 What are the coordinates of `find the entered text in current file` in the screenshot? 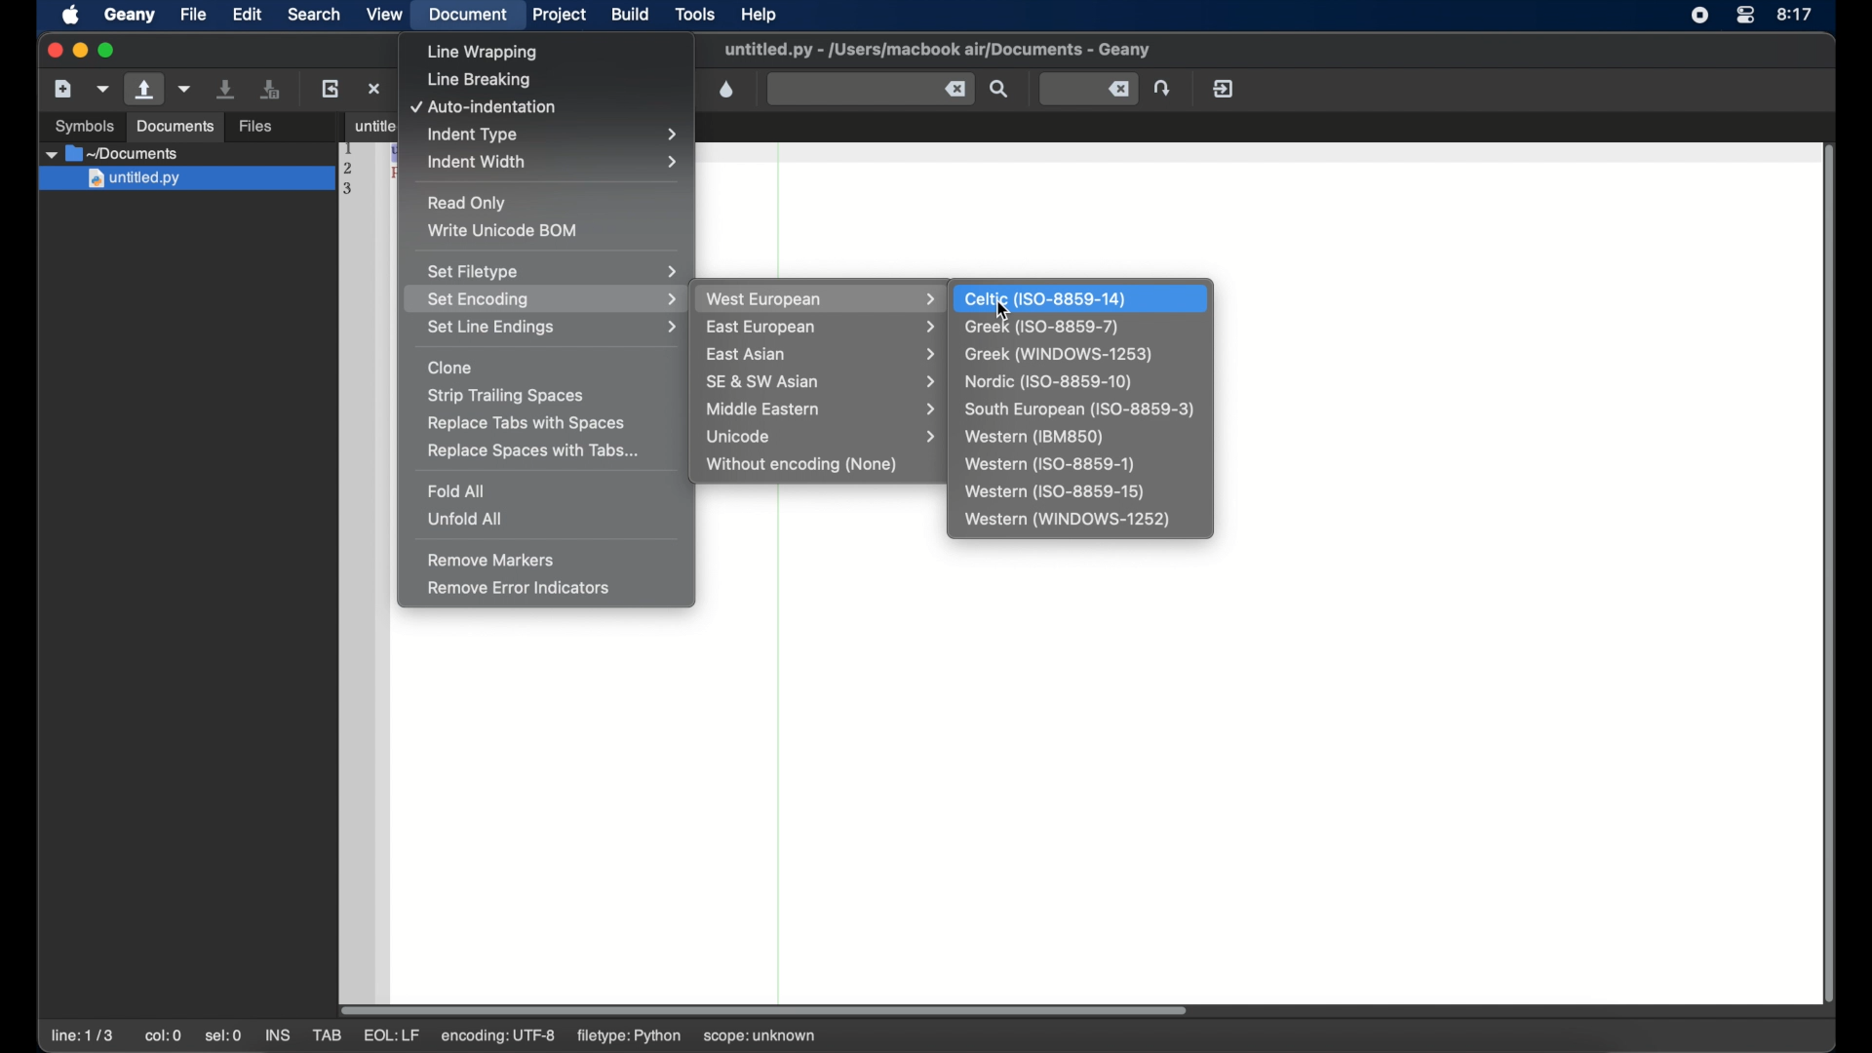 It's located at (999, 89).